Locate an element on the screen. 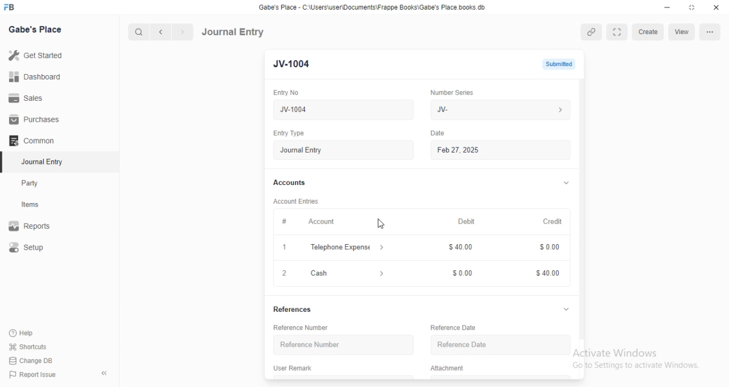 Image resolution: width=729 pixels, height=387 pixels. 2 is located at coordinates (284, 273).